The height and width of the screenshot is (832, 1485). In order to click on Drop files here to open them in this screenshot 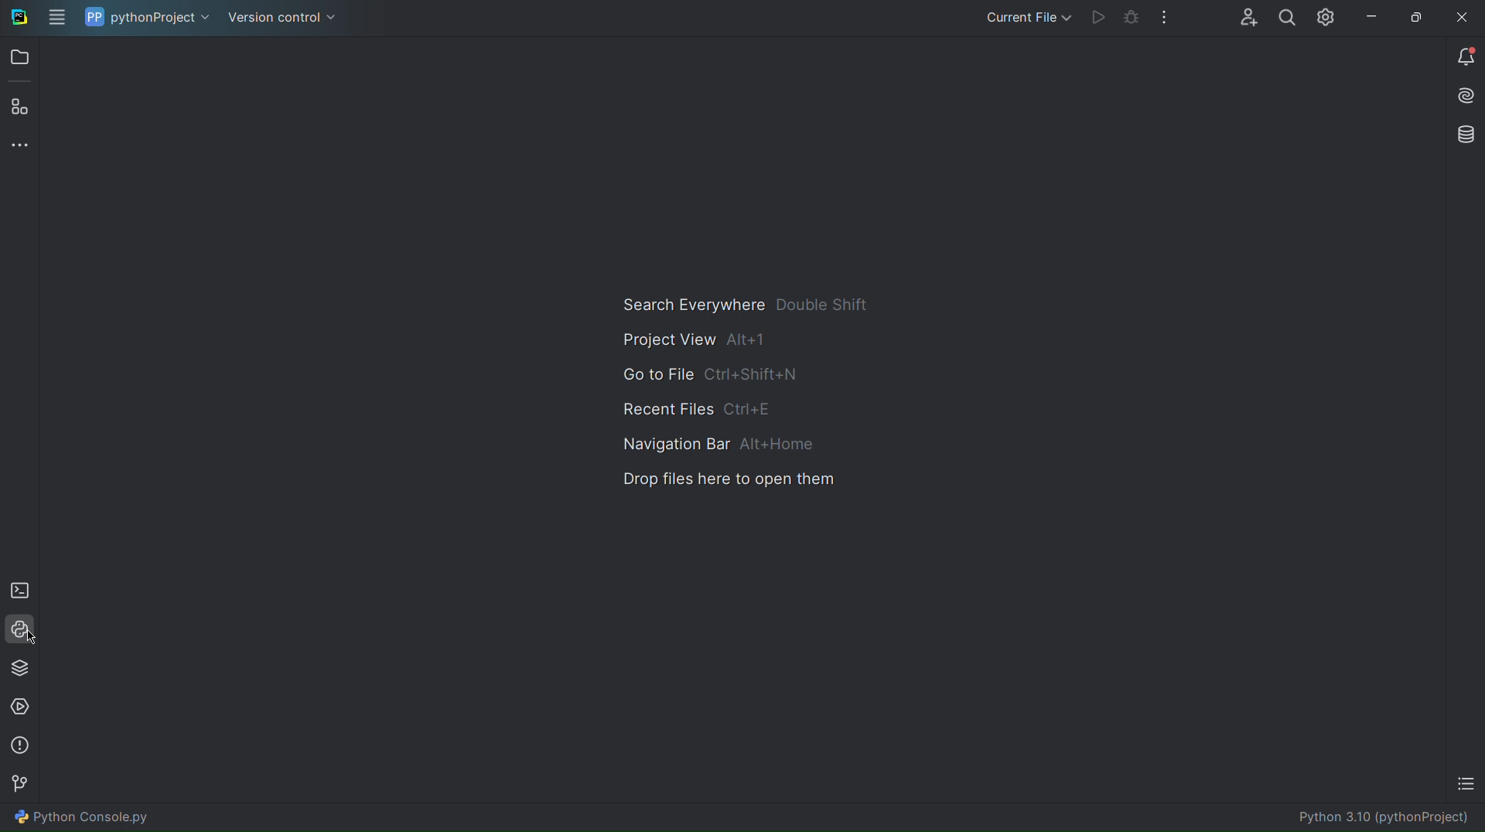, I will do `click(727, 481)`.